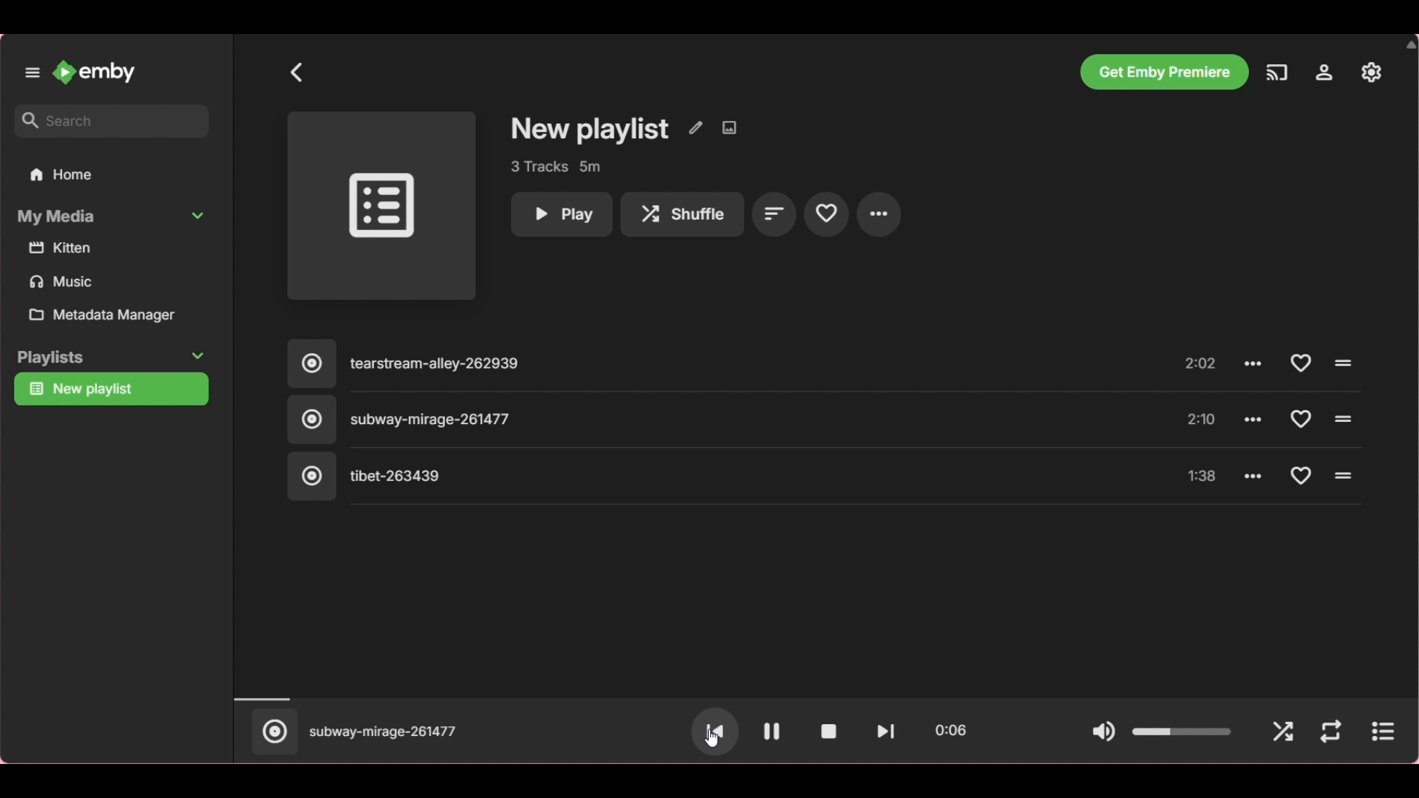 This screenshot has height=798, width=1419. I want to click on Sort by playlist order, so click(775, 214).